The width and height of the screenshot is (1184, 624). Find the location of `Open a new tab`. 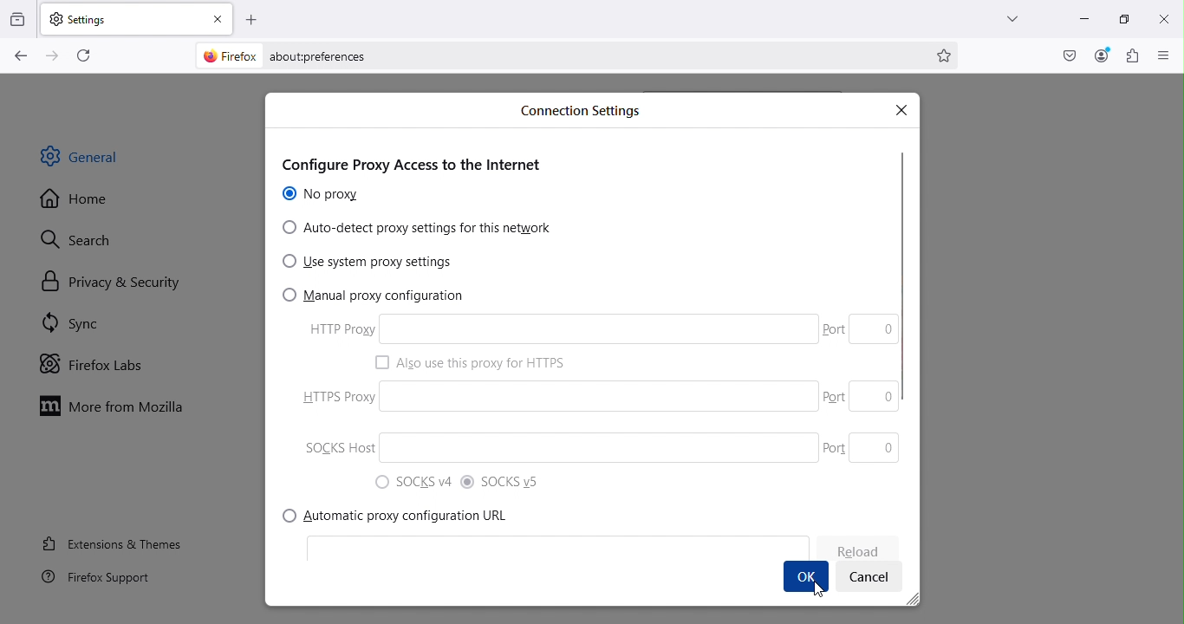

Open a new tab is located at coordinates (252, 17).